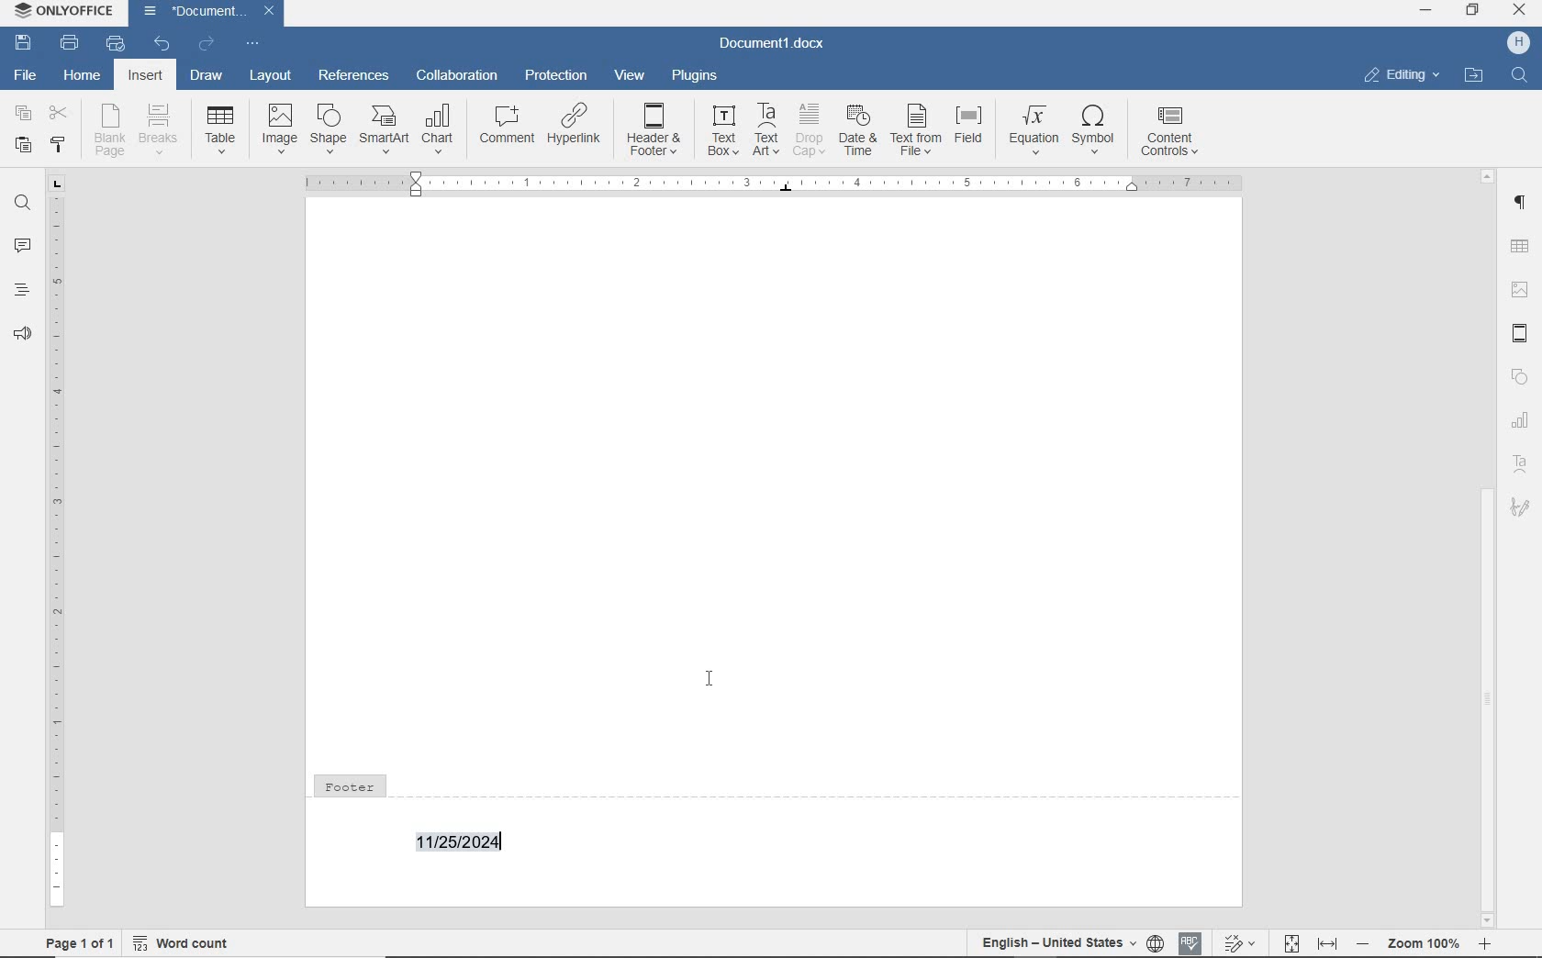  Describe the element at coordinates (810, 129) in the screenshot. I see `drop cap` at that location.